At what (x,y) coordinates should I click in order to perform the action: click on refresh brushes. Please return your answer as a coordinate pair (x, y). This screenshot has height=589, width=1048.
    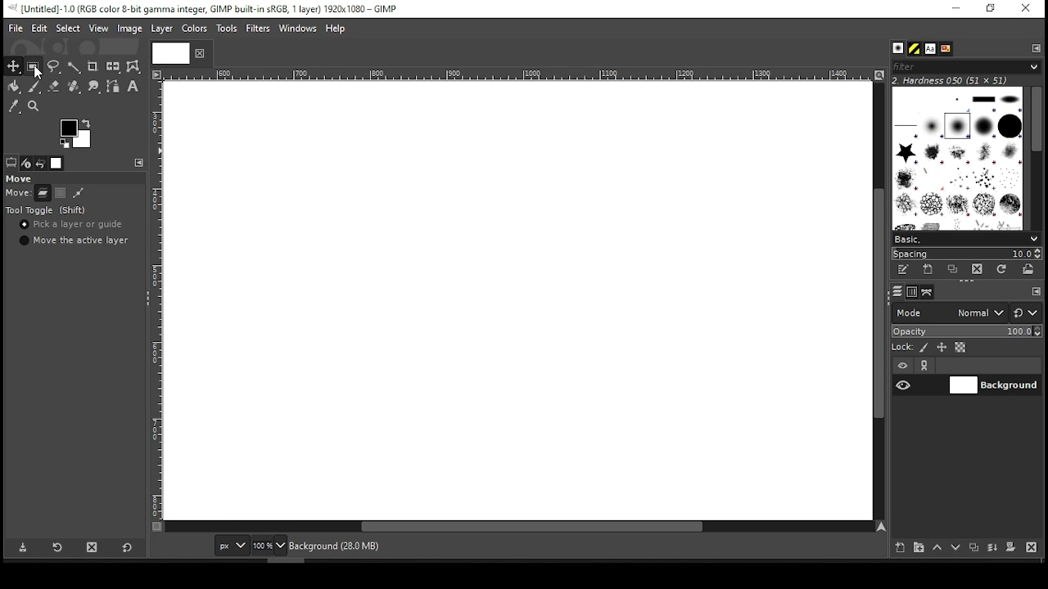
    Looking at the image, I should click on (1001, 271).